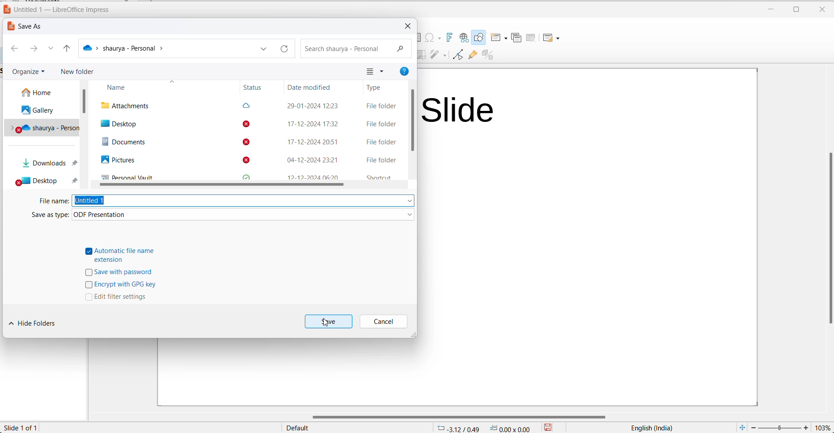 Image resolution: width=834 pixels, height=433 pixels. Describe the element at coordinates (59, 10) in the screenshot. I see `untitled 1-libreoffice impress` at that location.